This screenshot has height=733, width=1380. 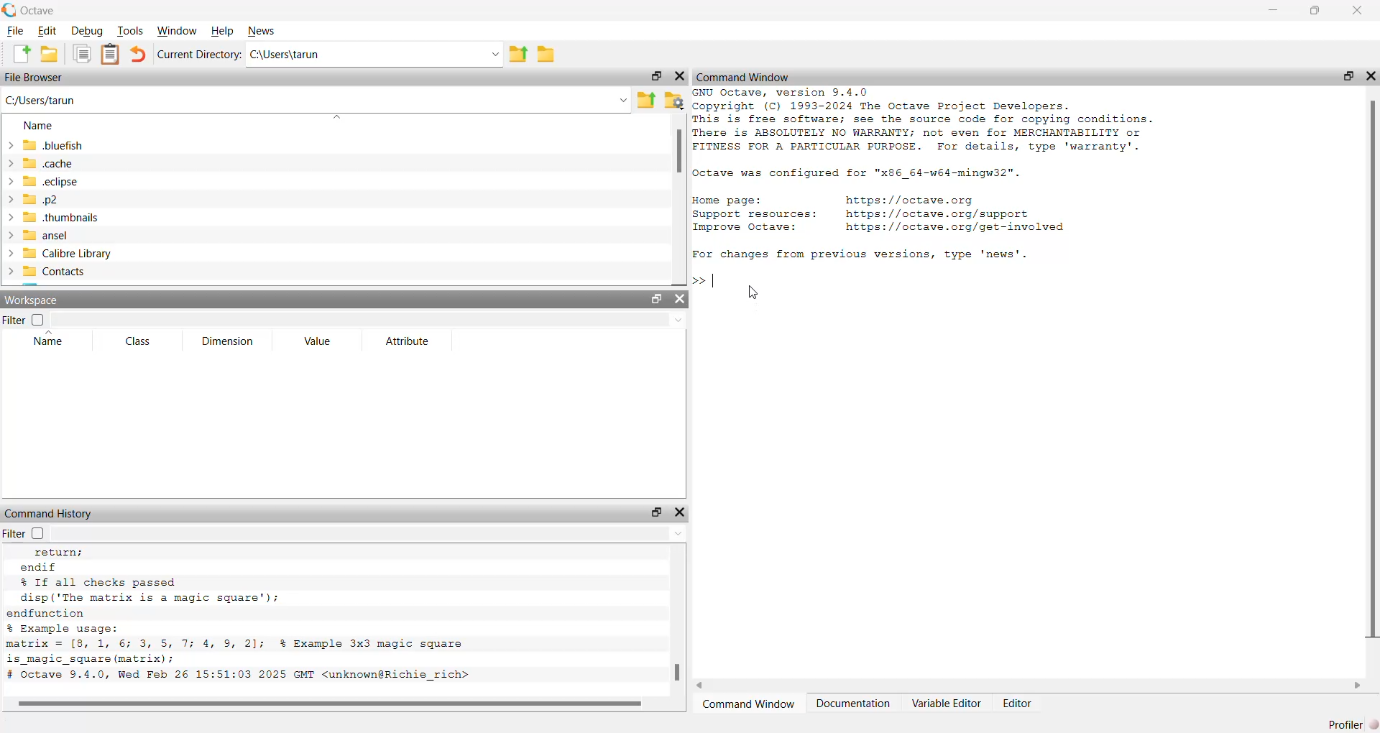 What do you see at coordinates (286, 54) in the screenshot?
I see `C:\Users\taun` at bounding box center [286, 54].